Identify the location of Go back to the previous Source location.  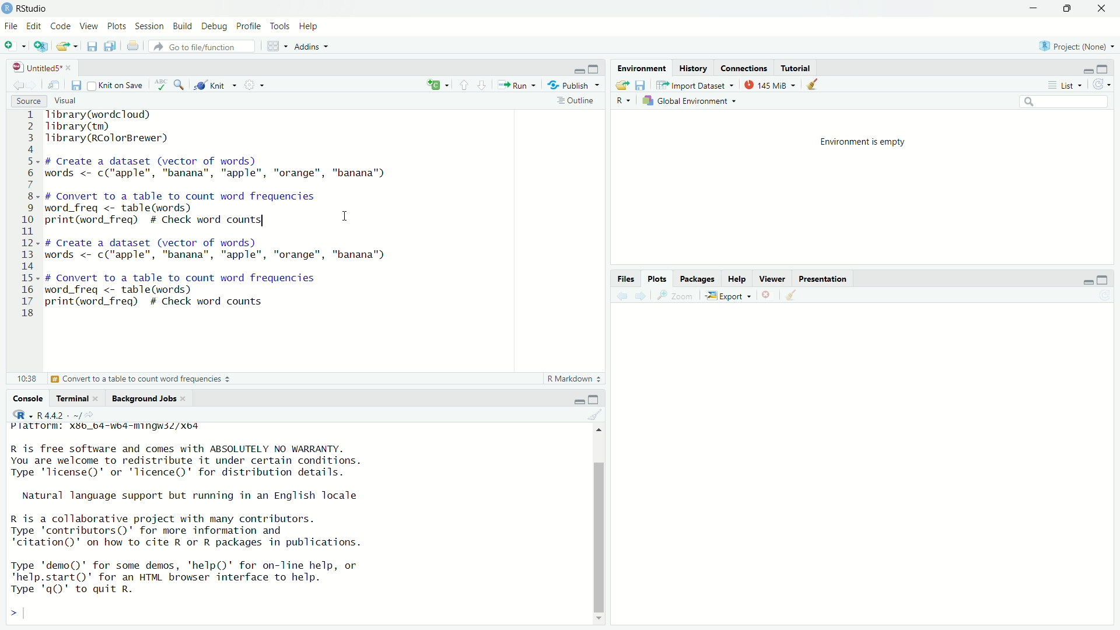
(17, 86).